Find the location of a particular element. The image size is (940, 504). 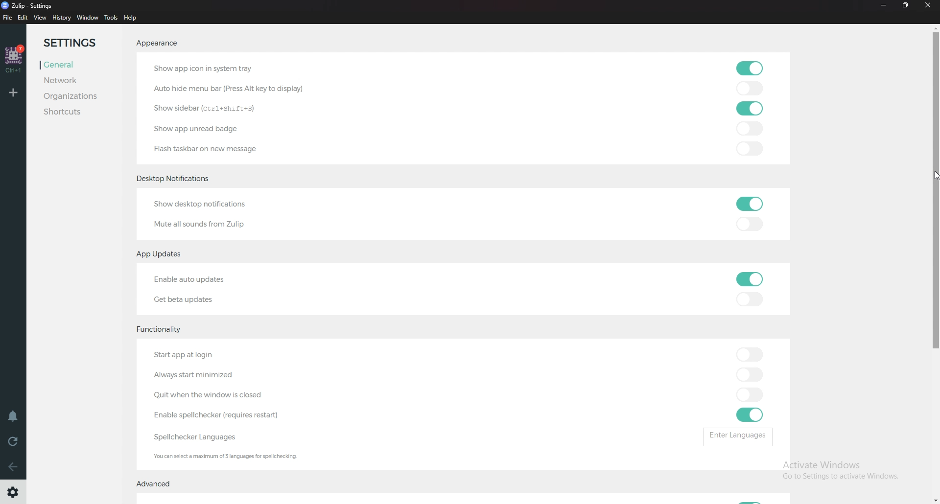

Shortcuts is located at coordinates (70, 112).